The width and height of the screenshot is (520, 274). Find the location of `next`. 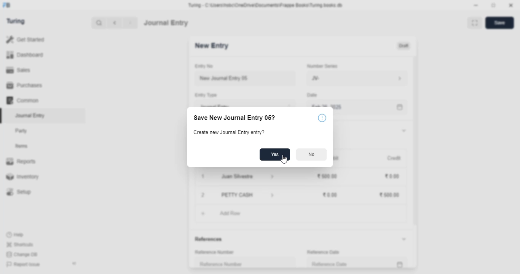

next is located at coordinates (131, 23).